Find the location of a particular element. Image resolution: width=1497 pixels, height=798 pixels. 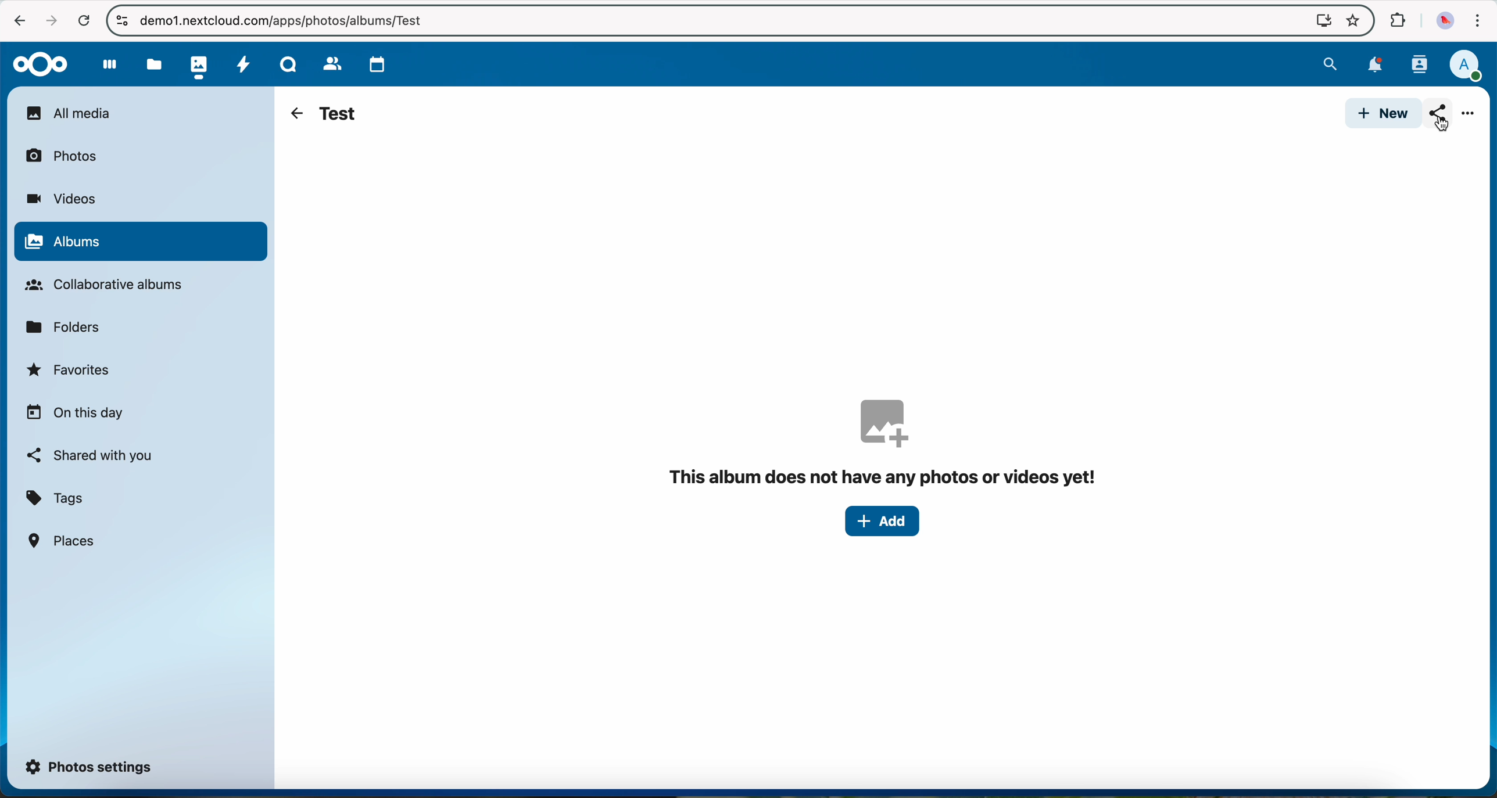

on this day is located at coordinates (75, 414).